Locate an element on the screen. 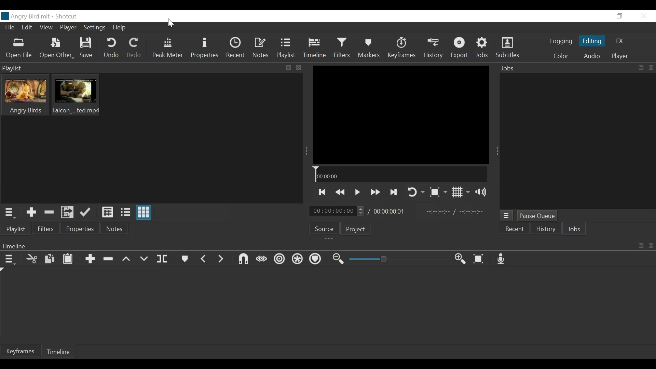 The image size is (656, 369). Jobs is located at coordinates (576, 69).